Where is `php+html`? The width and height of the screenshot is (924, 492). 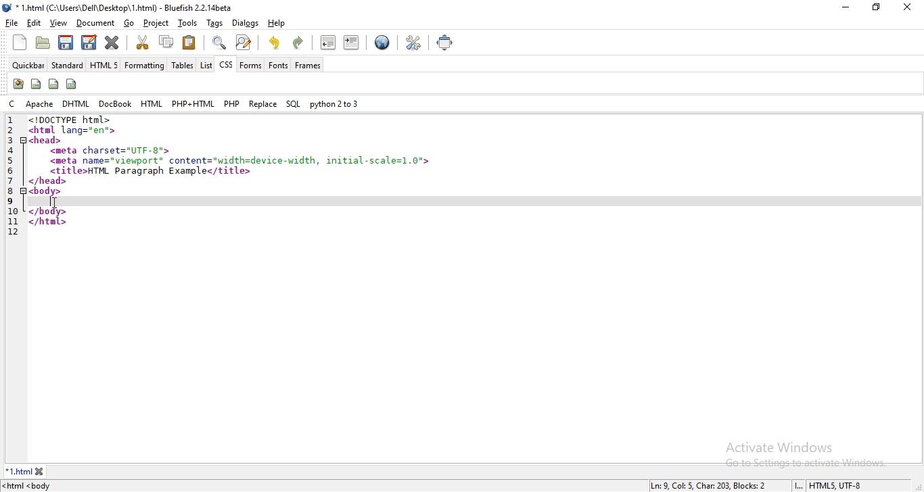 php+html is located at coordinates (192, 103).